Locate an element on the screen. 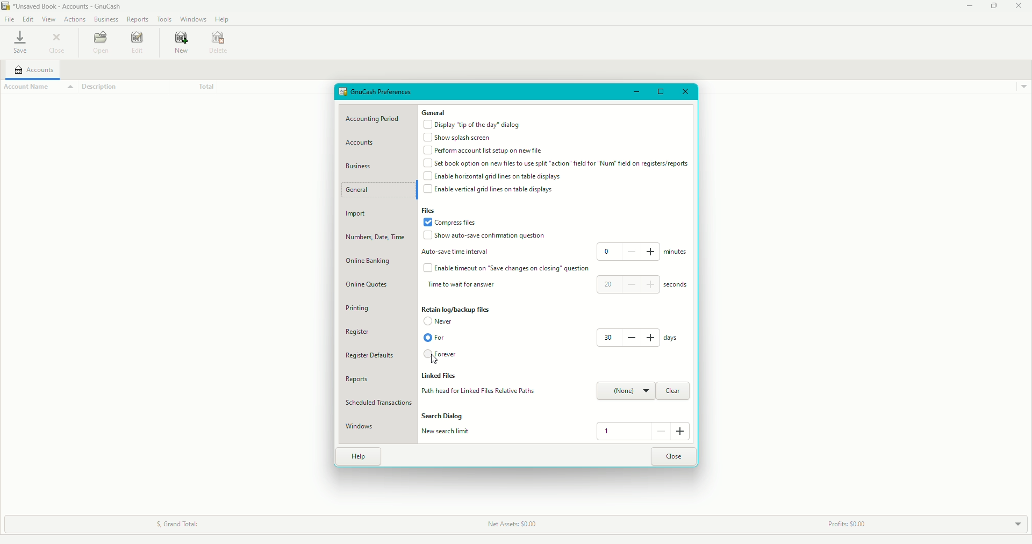 This screenshot has width=1032, height=544. Enable vertical grid is located at coordinates (492, 190).